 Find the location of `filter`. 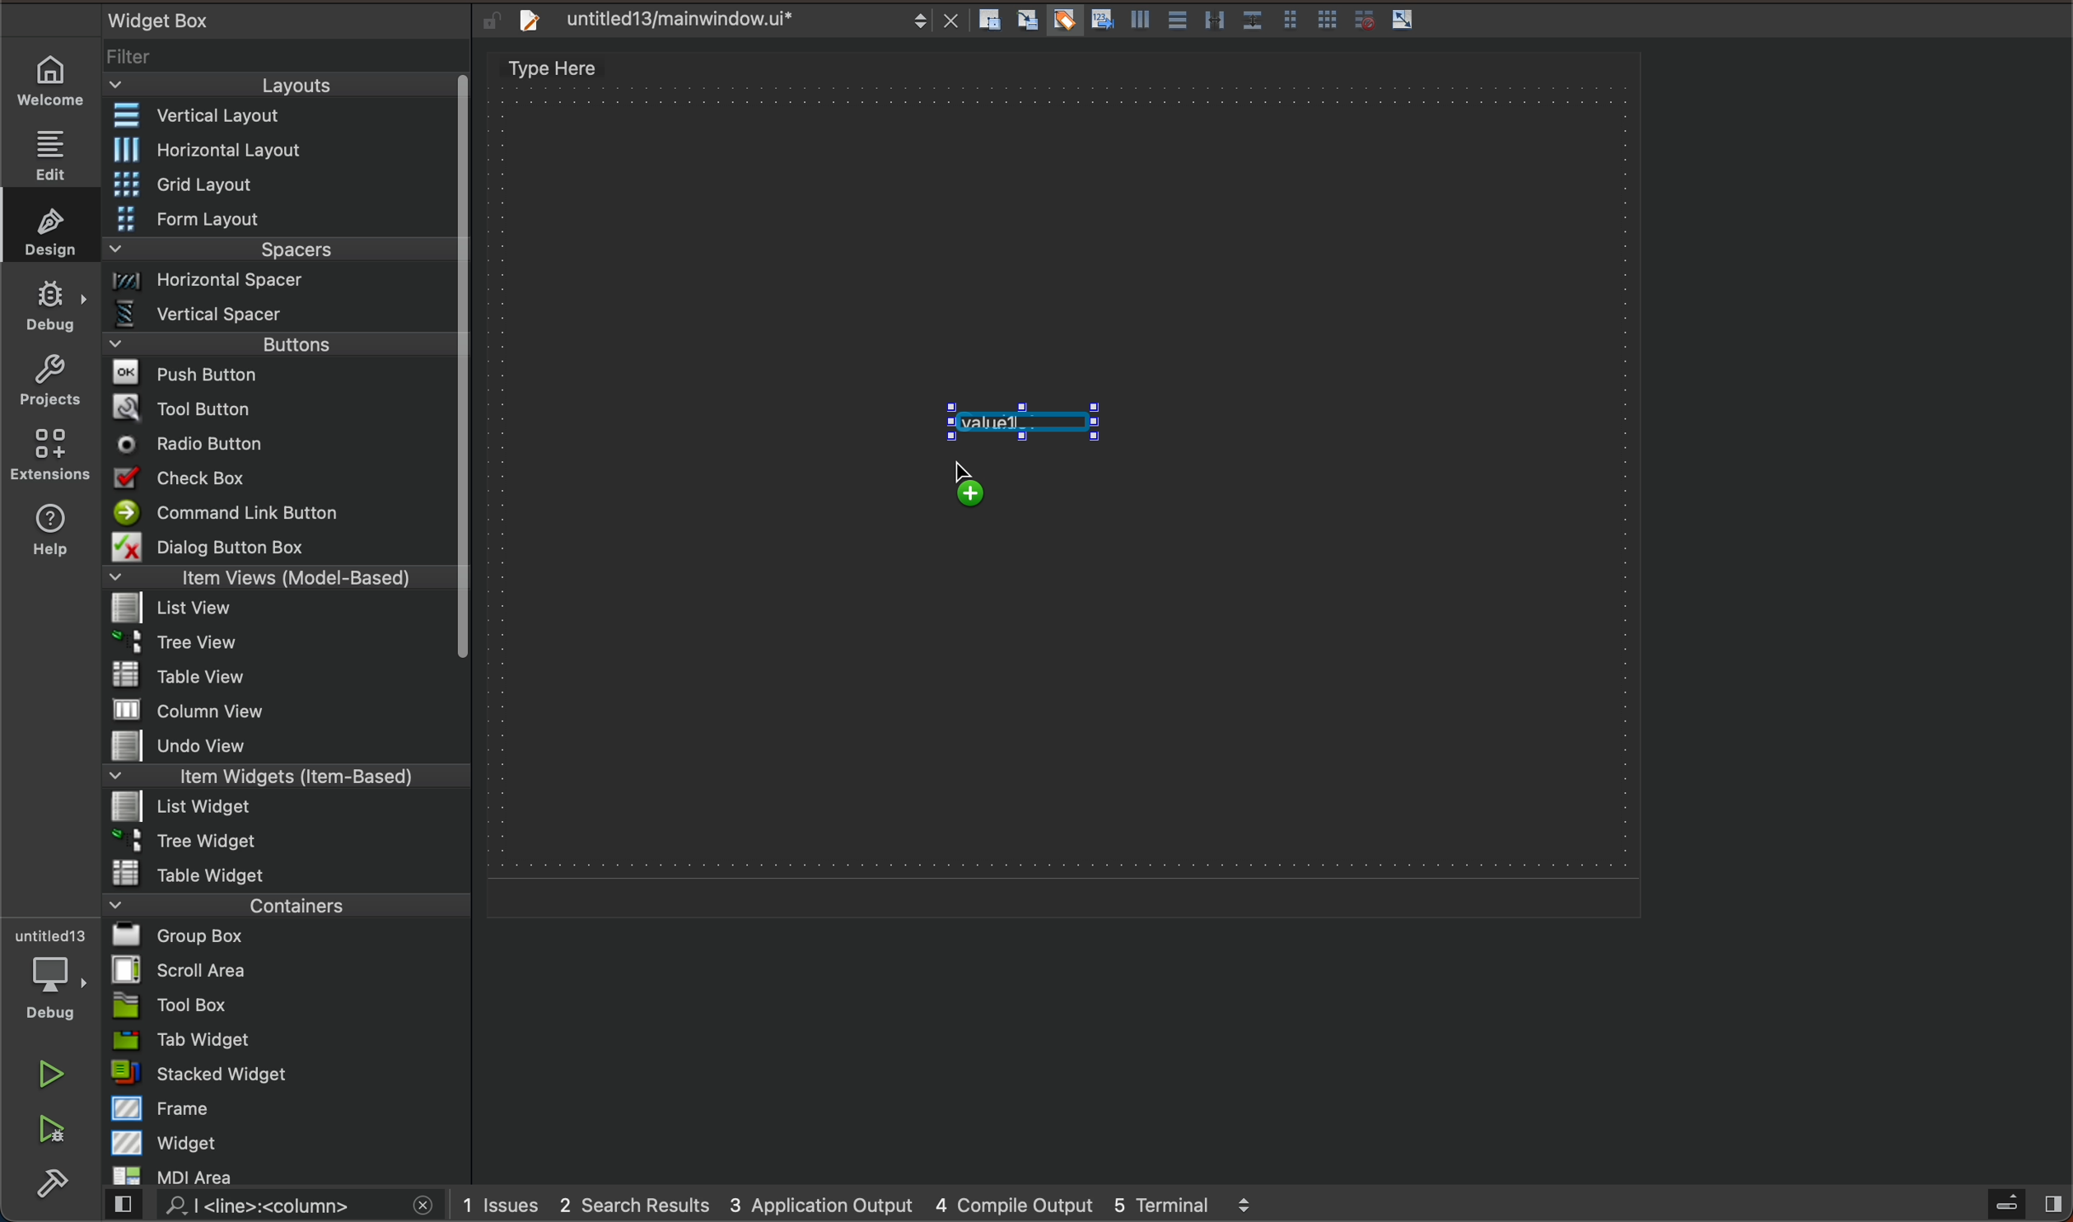

filter is located at coordinates (288, 63).